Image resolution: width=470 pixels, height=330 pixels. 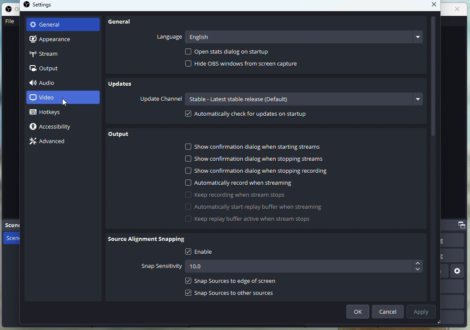 I want to click on File, so click(x=9, y=23).